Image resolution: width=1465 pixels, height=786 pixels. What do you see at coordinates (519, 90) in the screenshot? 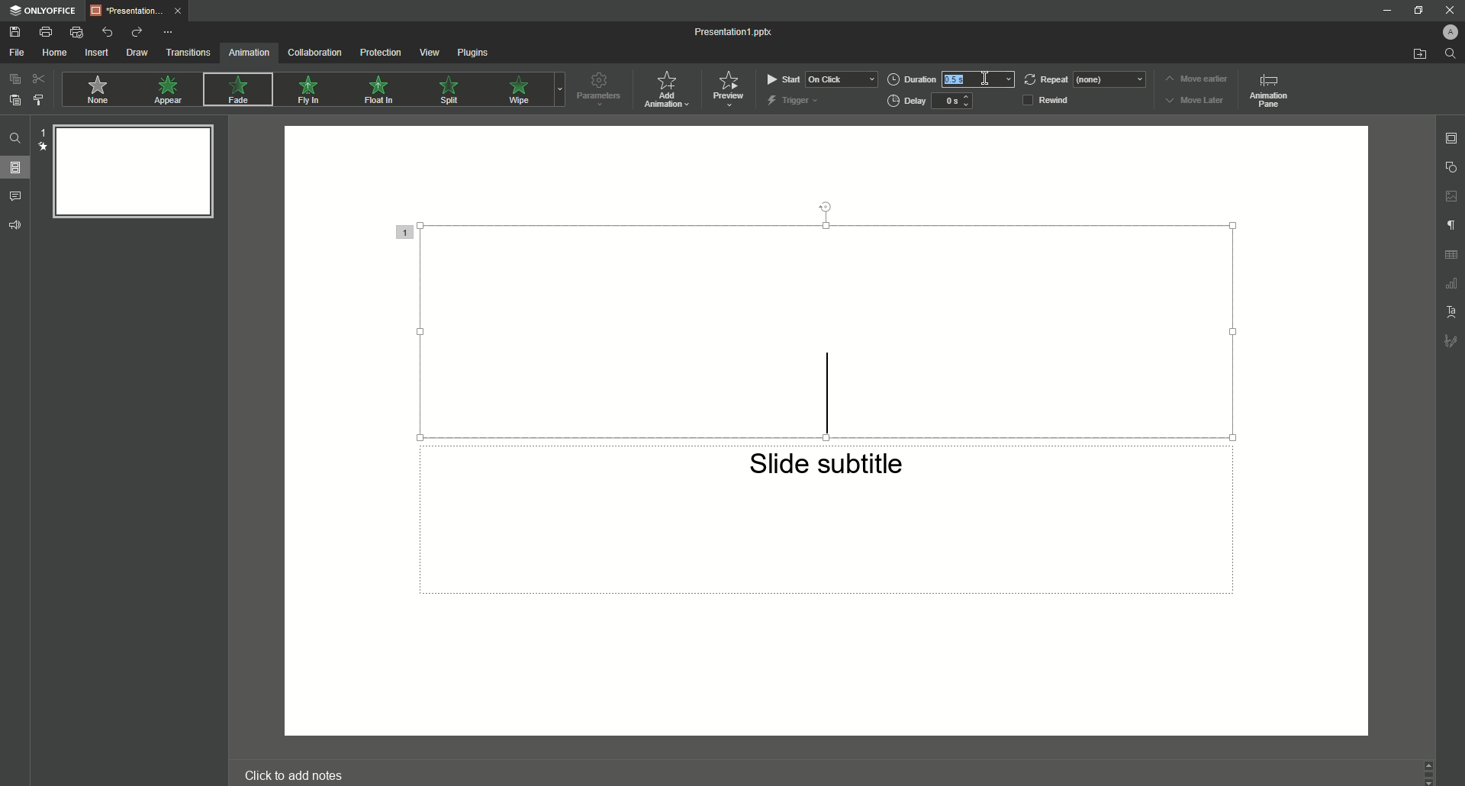
I see `Wipe` at bounding box center [519, 90].